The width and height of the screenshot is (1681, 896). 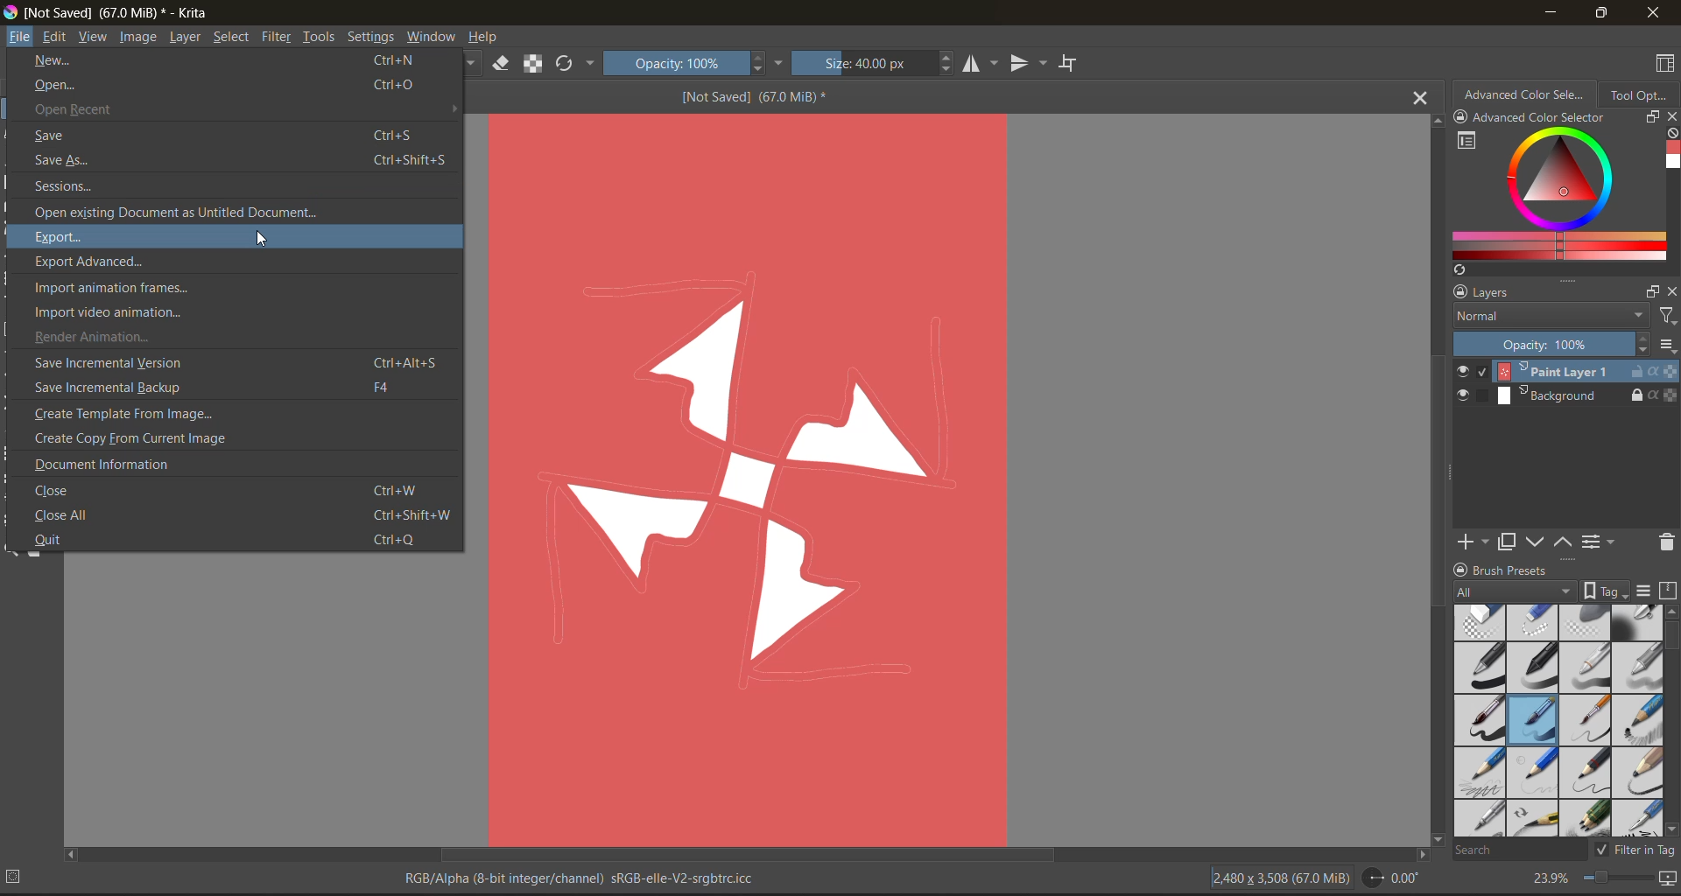 What do you see at coordinates (320, 37) in the screenshot?
I see `tools` at bounding box center [320, 37].